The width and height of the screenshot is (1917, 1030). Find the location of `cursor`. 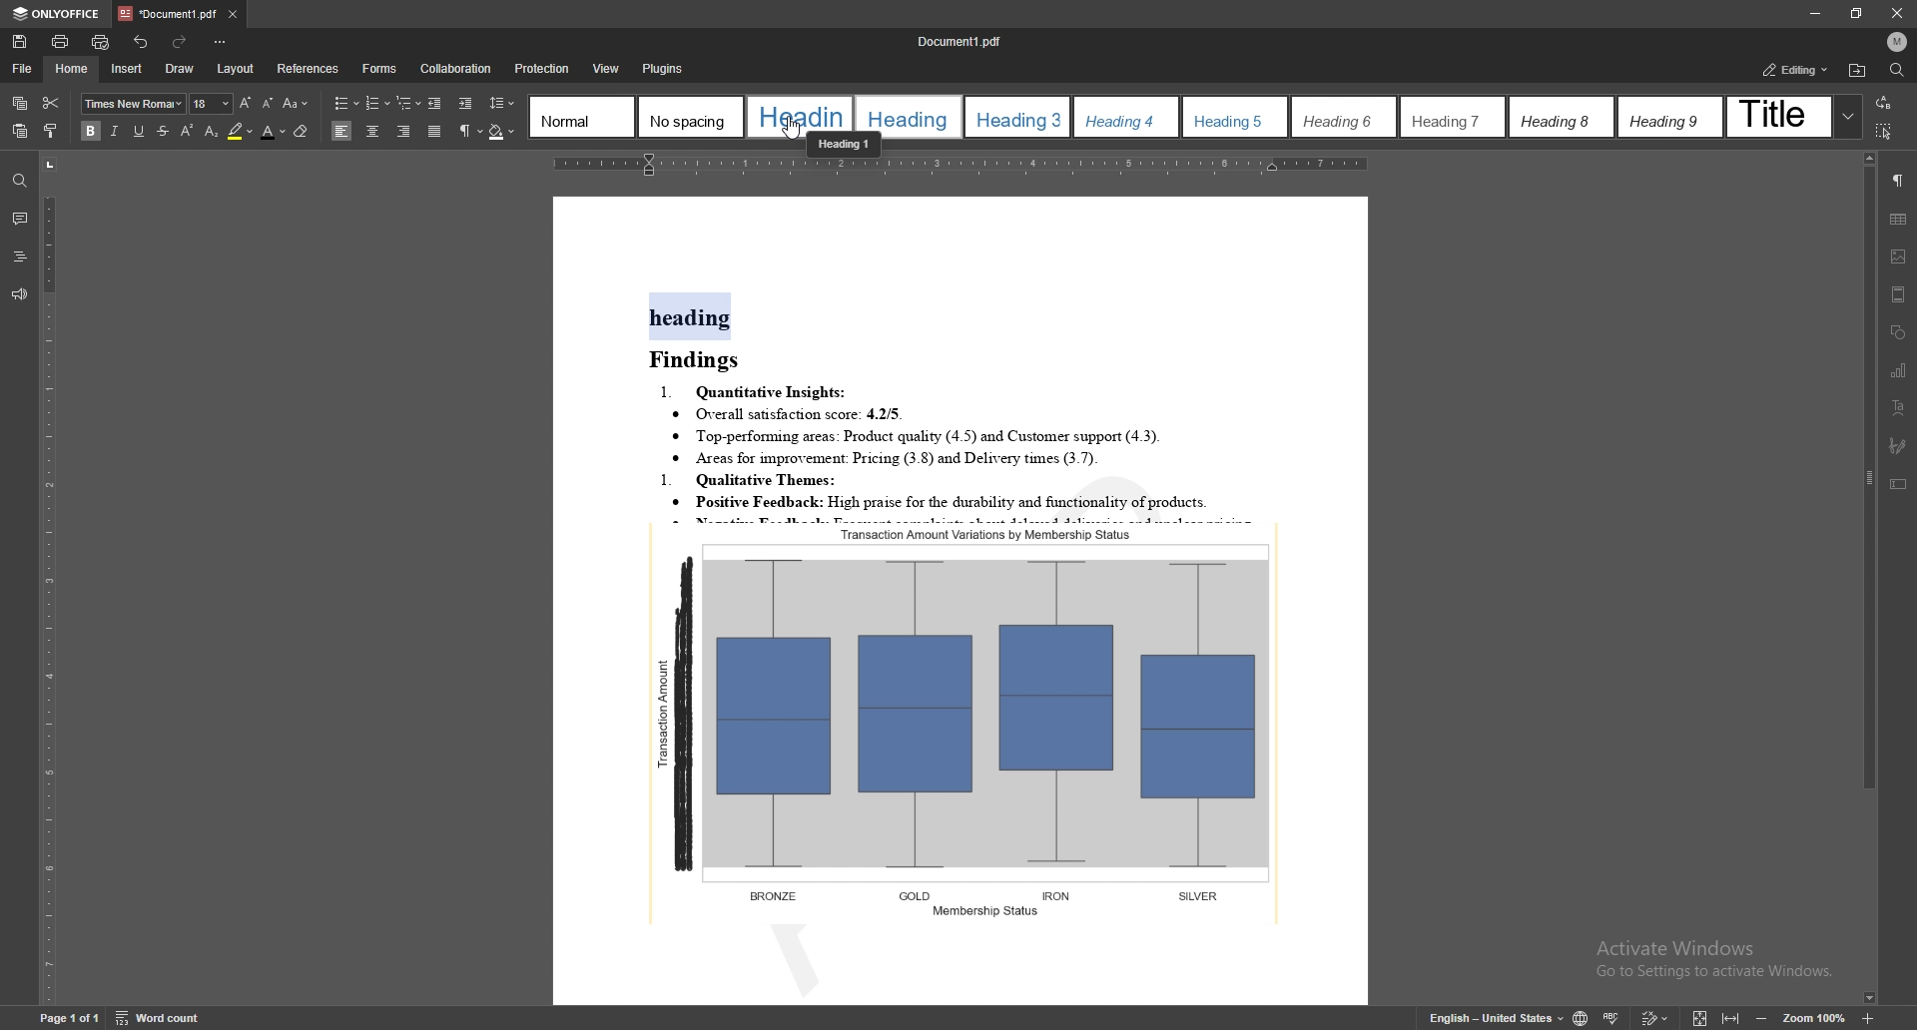

cursor is located at coordinates (787, 128).